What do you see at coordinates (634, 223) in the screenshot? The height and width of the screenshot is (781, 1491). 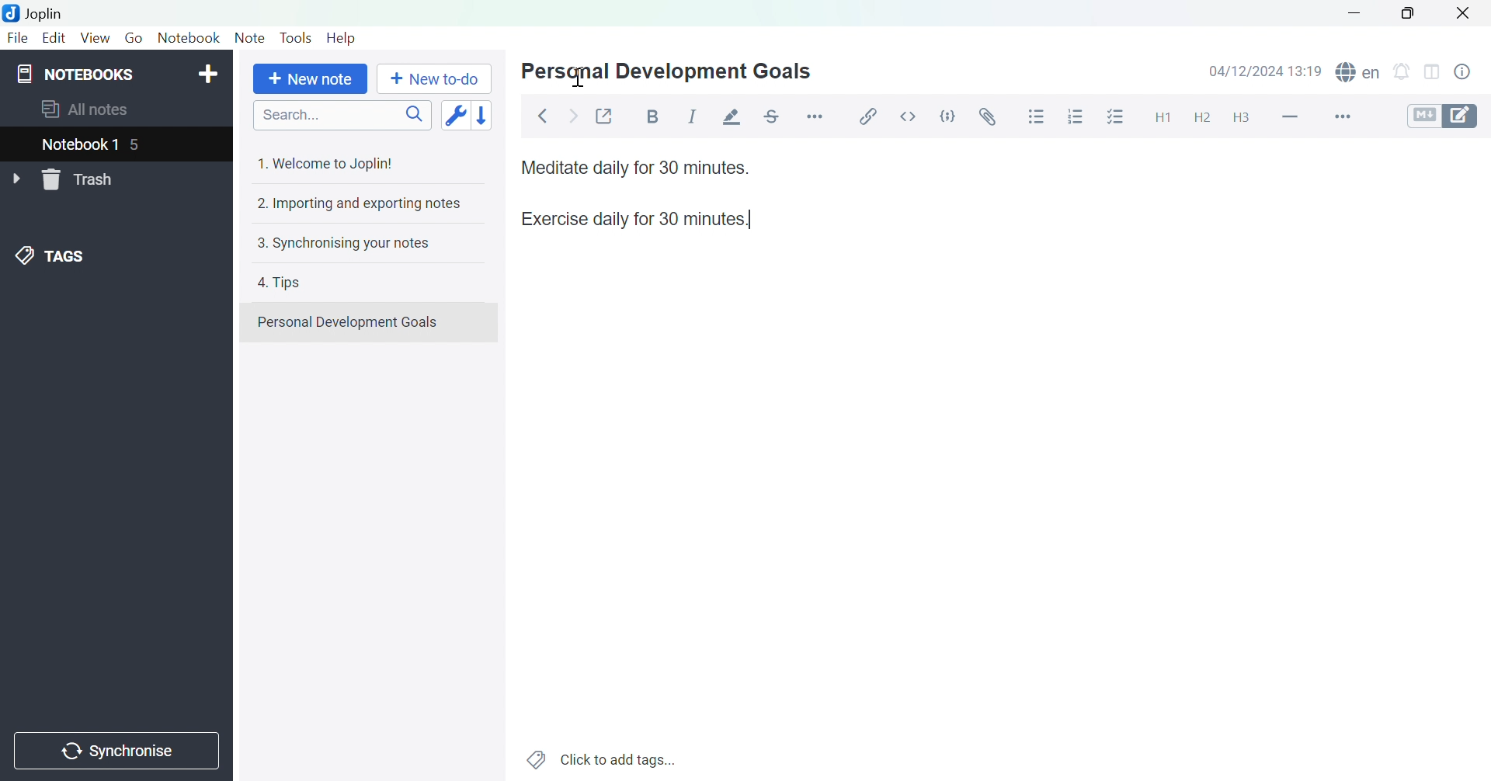 I see `Exercise daily for 30 minutes` at bounding box center [634, 223].